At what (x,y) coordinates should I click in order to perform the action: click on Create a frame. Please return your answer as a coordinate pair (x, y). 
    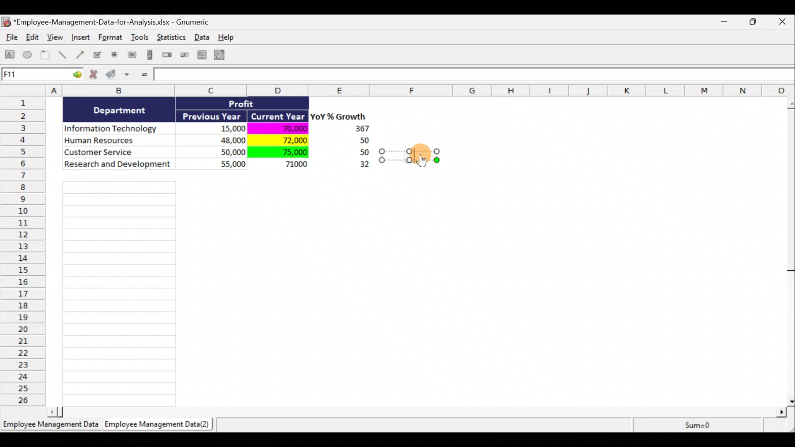
    Looking at the image, I should click on (45, 55).